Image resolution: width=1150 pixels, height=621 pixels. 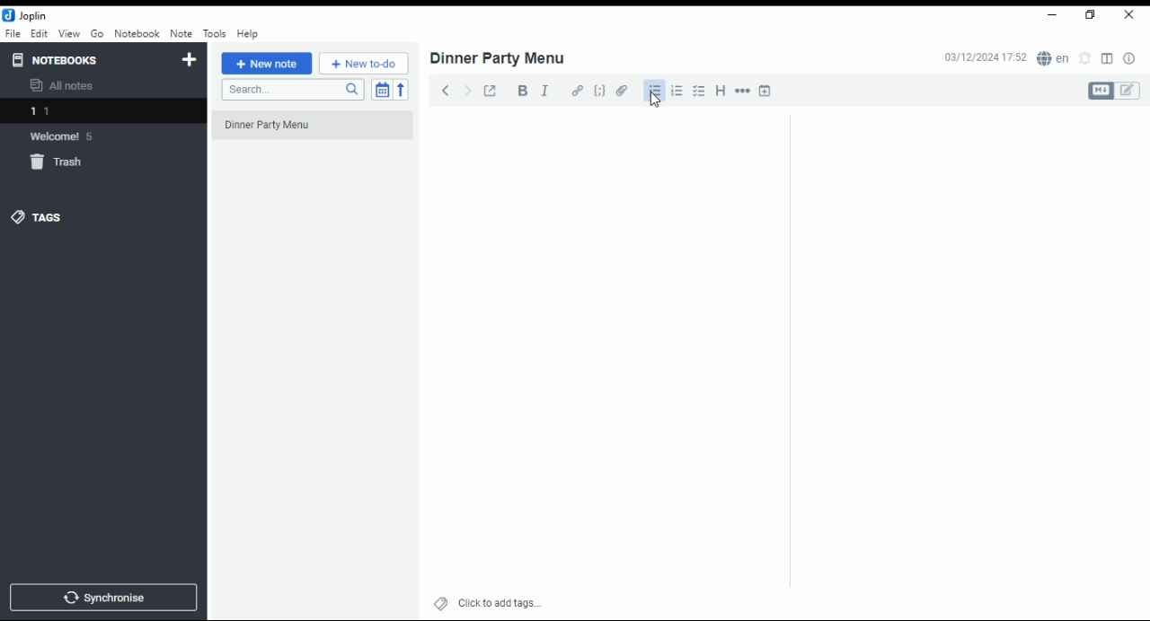 What do you see at coordinates (1090, 16) in the screenshot?
I see `maximize` at bounding box center [1090, 16].